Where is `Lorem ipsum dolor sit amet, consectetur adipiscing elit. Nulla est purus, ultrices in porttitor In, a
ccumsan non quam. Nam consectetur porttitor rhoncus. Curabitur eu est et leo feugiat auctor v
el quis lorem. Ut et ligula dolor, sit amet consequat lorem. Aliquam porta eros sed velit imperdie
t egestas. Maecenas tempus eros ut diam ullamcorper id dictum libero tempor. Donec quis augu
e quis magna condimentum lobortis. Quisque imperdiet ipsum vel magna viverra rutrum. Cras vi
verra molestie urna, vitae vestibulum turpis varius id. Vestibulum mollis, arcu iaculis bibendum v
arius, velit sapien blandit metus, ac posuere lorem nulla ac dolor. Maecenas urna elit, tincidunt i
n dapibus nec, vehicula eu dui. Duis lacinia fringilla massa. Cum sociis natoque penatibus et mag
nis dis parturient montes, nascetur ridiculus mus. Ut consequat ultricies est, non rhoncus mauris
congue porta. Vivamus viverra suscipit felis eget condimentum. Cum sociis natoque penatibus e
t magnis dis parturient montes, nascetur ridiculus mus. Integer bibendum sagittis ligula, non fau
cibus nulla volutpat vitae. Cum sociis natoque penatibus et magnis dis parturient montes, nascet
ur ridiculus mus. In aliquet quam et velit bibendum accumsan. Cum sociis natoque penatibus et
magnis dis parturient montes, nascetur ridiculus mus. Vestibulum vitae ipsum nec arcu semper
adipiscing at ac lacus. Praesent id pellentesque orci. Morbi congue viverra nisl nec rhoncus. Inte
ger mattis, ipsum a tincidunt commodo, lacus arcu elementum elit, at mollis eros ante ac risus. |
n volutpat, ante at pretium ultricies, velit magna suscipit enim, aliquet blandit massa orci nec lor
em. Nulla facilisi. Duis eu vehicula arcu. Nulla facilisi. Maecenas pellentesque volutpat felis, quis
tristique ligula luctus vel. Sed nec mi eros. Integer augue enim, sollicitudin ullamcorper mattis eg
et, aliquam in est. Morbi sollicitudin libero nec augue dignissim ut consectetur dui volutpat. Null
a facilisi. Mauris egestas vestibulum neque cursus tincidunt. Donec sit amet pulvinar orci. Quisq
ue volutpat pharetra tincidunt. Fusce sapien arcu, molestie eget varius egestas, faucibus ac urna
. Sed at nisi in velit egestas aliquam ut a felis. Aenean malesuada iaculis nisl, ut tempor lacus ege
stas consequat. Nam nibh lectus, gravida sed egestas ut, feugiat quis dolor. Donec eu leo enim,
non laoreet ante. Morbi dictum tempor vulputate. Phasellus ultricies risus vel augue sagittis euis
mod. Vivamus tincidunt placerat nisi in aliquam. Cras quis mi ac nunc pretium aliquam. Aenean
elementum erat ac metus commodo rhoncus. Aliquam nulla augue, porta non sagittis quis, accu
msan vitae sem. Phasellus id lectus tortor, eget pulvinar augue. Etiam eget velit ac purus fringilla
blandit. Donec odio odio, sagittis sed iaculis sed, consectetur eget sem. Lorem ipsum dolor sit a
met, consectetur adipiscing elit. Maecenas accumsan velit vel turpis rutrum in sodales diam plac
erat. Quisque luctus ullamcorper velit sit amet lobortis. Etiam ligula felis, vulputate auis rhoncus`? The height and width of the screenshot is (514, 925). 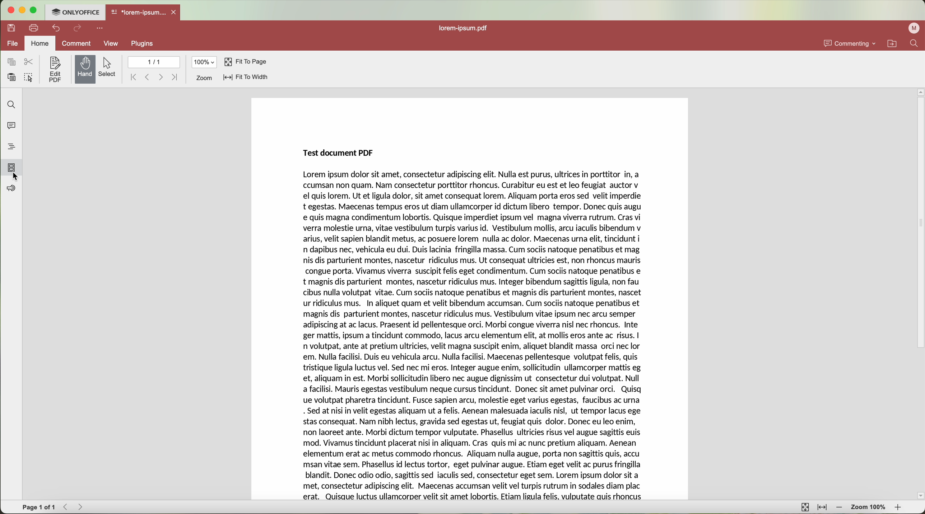 Lorem ipsum dolor sit amet, consectetur adipiscing elit. Nulla est purus, ultrices in porttitor In, a
ccumsan non quam. Nam consectetur porttitor rhoncus. Curabitur eu est et leo feugiat auctor v
el quis lorem. Ut et ligula dolor, sit amet consequat lorem. Aliquam porta eros sed velit imperdie
t egestas. Maecenas tempus eros ut diam ullamcorper id dictum libero tempor. Donec quis augu
e quis magna condimentum lobortis. Quisque imperdiet ipsum vel magna viverra rutrum. Cras vi
verra molestie urna, vitae vestibulum turpis varius id. Vestibulum mollis, arcu iaculis bibendum v
arius, velit sapien blandit metus, ac posuere lorem nulla ac dolor. Maecenas urna elit, tincidunt i
n dapibus nec, vehicula eu dui. Duis lacinia fringilla massa. Cum sociis natoque penatibus et mag
nis dis parturient montes, nascetur ridiculus mus. Ut consequat ultricies est, non rhoncus mauris
congue porta. Vivamus viverra suscipit felis eget condimentum. Cum sociis natoque penatibus e
t magnis dis parturient montes, nascetur ridiculus mus. Integer bibendum sagittis ligula, non fau
cibus nulla volutpat vitae. Cum sociis natoque penatibus et magnis dis parturient montes, nascet
ur ridiculus mus. In aliquet quam et velit bibendum accumsan. Cum sociis natoque penatibus et
magnis dis parturient montes, nascetur ridiculus mus. Vestibulum vitae ipsum nec arcu semper
adipiscing at ac lacus. Praesent id pellentesque orci. Morbi congue viverra nisl nec rhoncus. Inte
ger mattis, ipsum a tincidunt commodo, lacus arcu elementum elit, at mollis eros ante ac risus. |
n volutpat, ante at pretium ultricies, velit magna suscipit enim, aliquet blandit massa orci nec lor
em. Nulla facilisi. Duis eu vehicula arcu. Nulla facilisi. Maecenas pellentesque volutpat felis, quis
tristique ligula luctus vel. Sed nec mi eros. Integer augue enim, sollicitudin ullamcorper mattis eg
et, aliquam in est. Morbi sollicitudin libero nec augue dignissim ut consectetur dui volutpat. Null
a facilisi. Mauris egestas vestibulum neque cursus tincidunt. Donec sit amet pulvinar orci. Quisq
ue volutpat pharetra tincidunt. Fusce sapien arcu, molestie eget varius egestas, faucibus ac urna
. Sed at nisi in velit egestas aliquam ut a felis. Aenean malesuada iaculis nisl, ut tempor lacus ege
stas consequat. Nam nibh lectus, gravida sed egestas ut, feugiat quis dolor. Donec eu leo enim,
non laoreet ante. Morbi dictum tempor vulputate. Phasellus ultricies risus vel augue sagittis euis
mod. Vivamus tincidunt placerat nisi in aliquam. Cras quis mi ac nunc pretium aliquam. Aenean
elementum erat ac metus commodo rhoncus. Aliquam nulla augue, porta non sagittis quis, accu
msan vitae sem. Phasellus id lectus tortor, eget pulvinar augue. Etiam eget velit ac purus fringilla
blandit. Donec odio odio, sagittis sed iaculis sed, consectetur eget sem. Lorem ipsum dolor sit a
met, consectetur adipiscing elit. Maecenas accumsan velit vel turpis rutrum in sodales diam plac
erat. Quisque luctus ullamcorper velit sit amet lobortis. Etiam ligula felis, vulputate auis rhoncus is located at coordinates (475, 336).